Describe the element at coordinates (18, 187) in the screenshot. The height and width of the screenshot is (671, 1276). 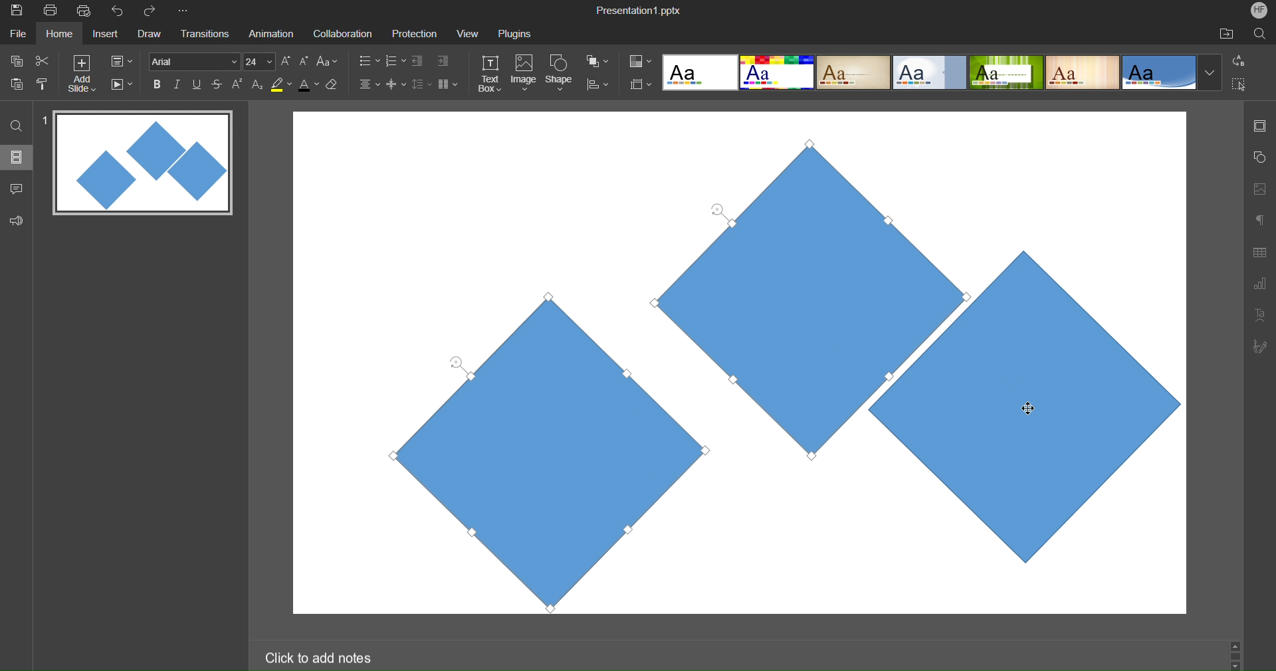
I see `chat` at that location.